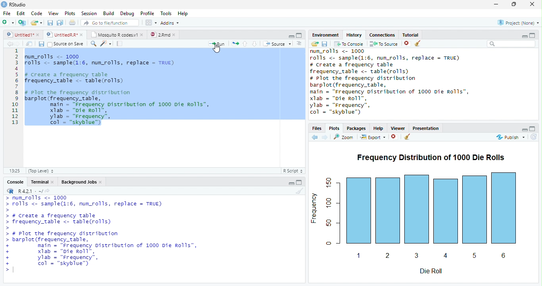 Image resolution: width=542 pixels, height=286 pixels. Describe the element at coordinates (426, 128) in the screenshot. I see `Presentation` at that location.